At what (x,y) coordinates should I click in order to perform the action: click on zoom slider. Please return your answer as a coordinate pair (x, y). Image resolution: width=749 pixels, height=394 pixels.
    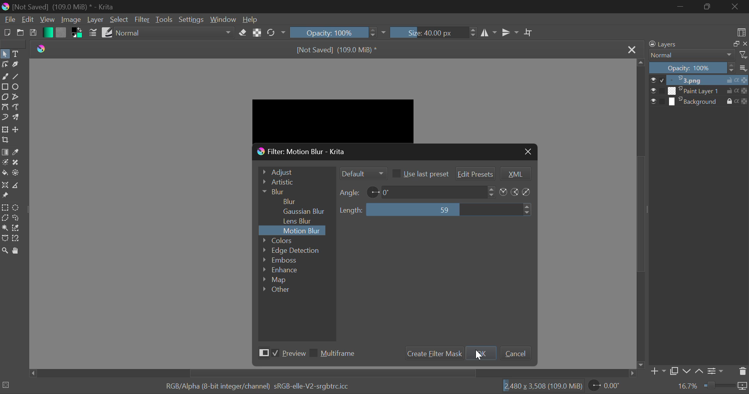
    Looking at the image, I should click on (726, 386).